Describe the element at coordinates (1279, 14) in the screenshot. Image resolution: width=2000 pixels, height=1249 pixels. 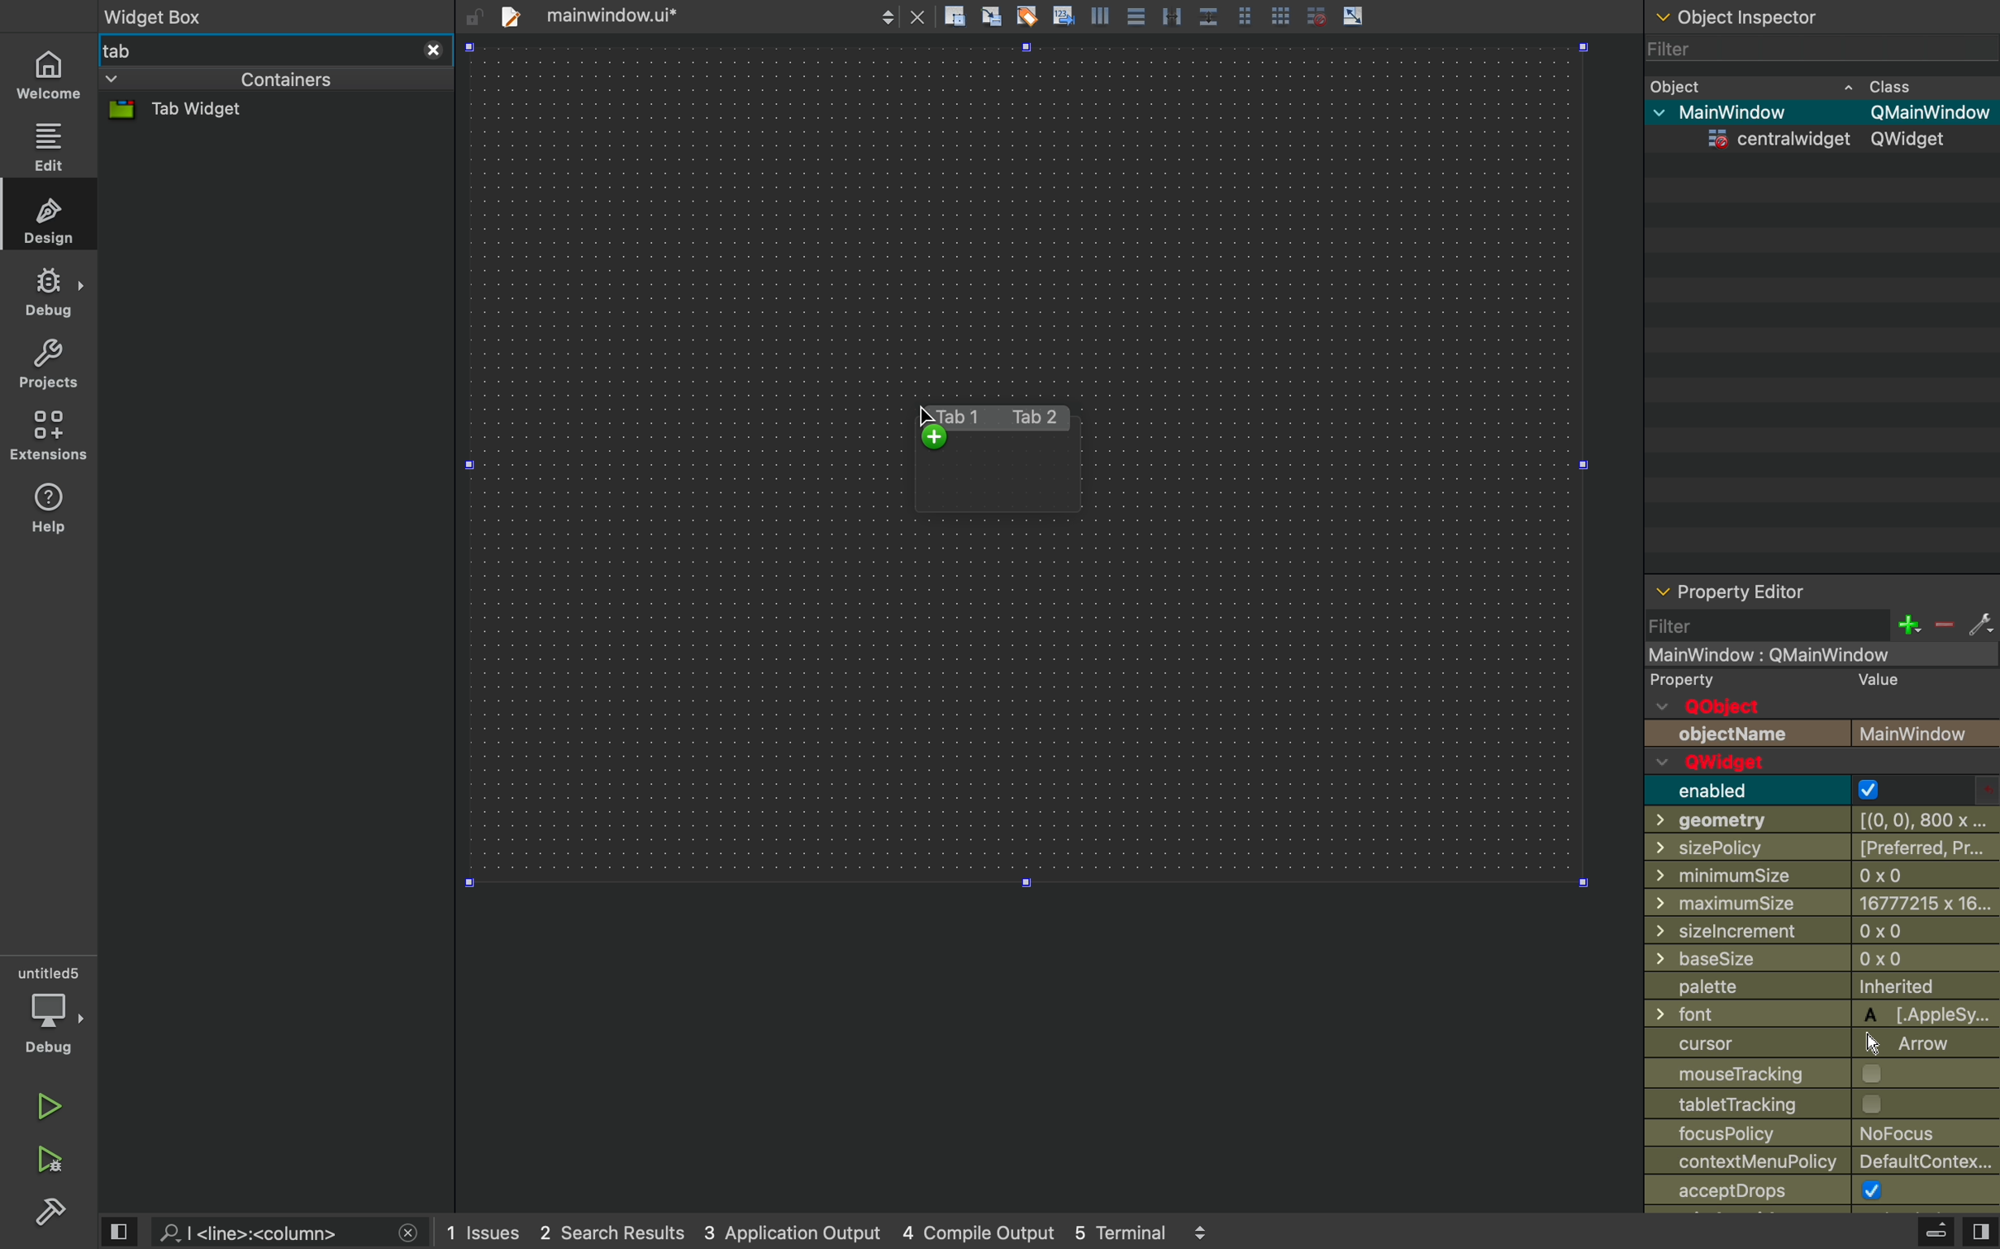
I see `grid view large` at that location.